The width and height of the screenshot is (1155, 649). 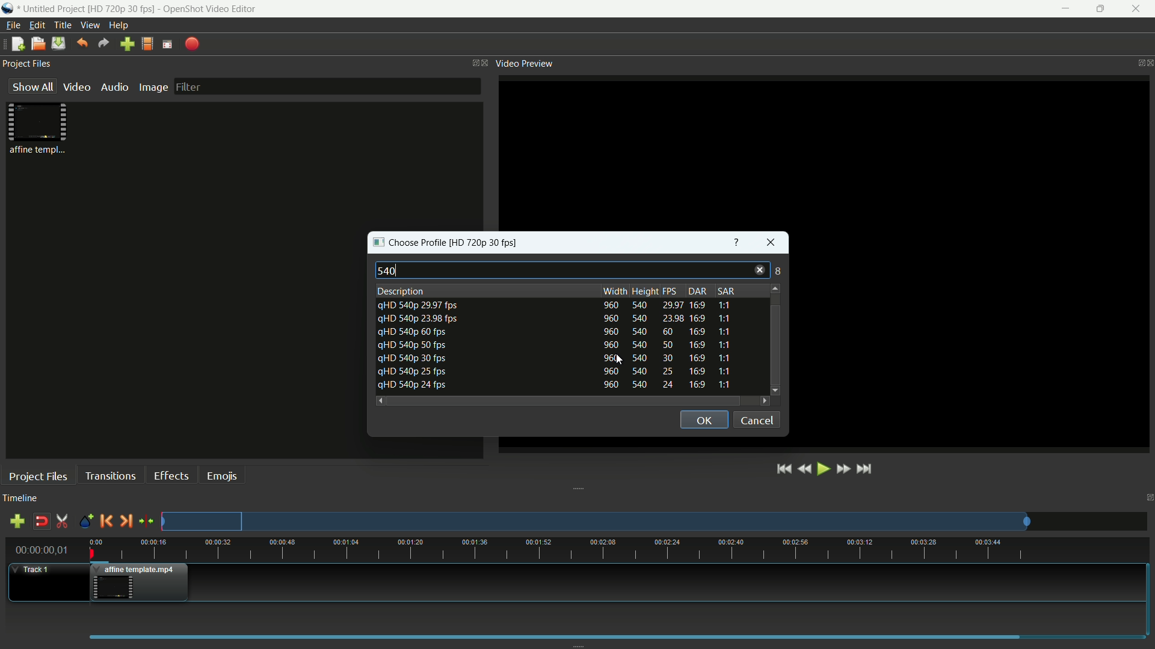 What do you see at coordinates (223, 477) in the screenshot?
I see `emojis` at bounding box center [223, 477].